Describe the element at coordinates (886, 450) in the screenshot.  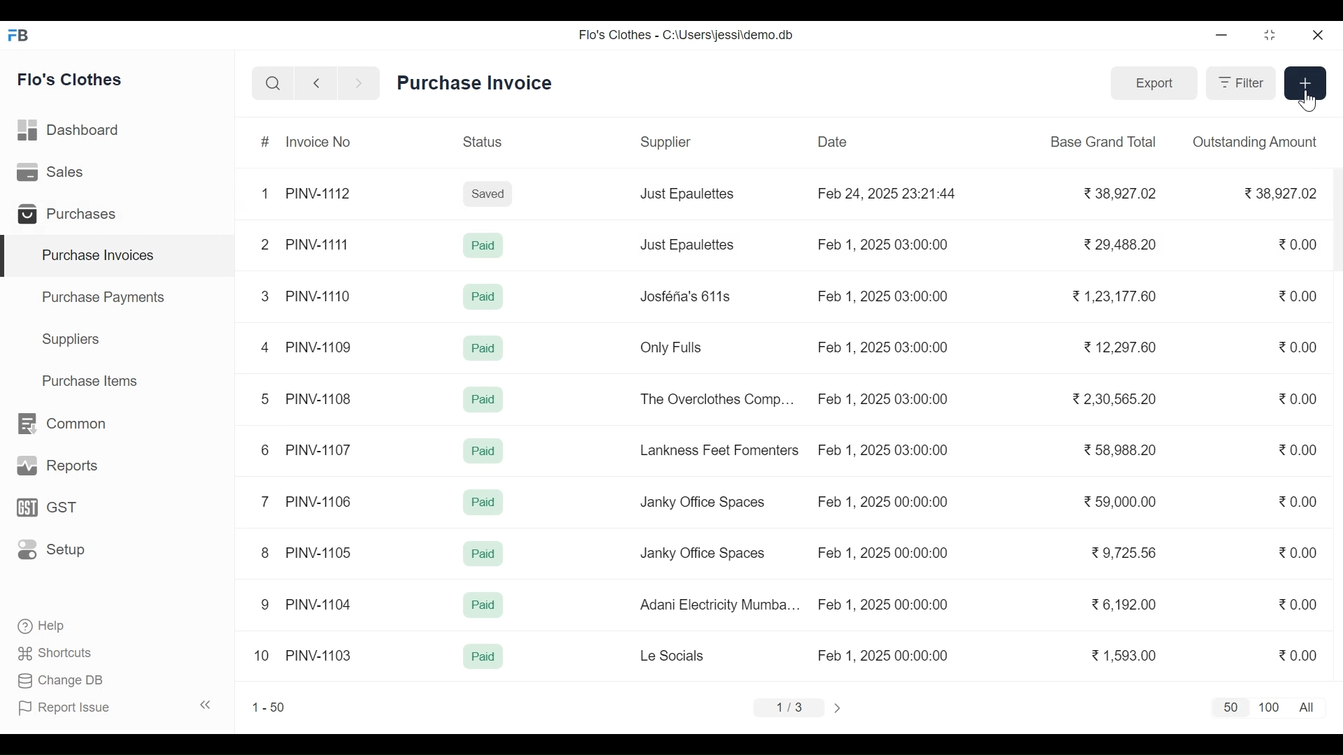
I see `Feb 1, 2025 03:00:00` at that location.